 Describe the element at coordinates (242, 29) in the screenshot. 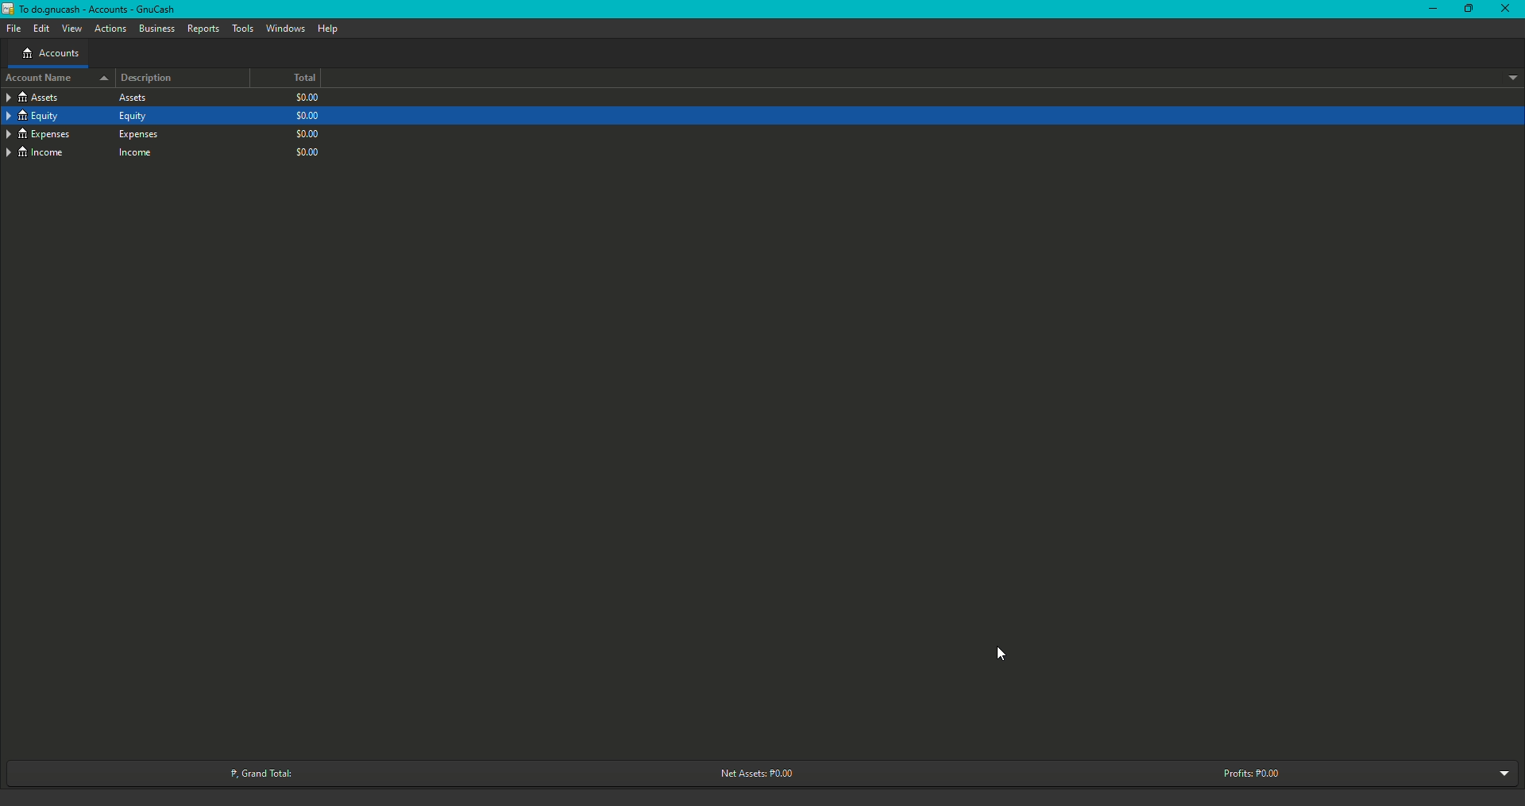

I see `Tools` at that location.